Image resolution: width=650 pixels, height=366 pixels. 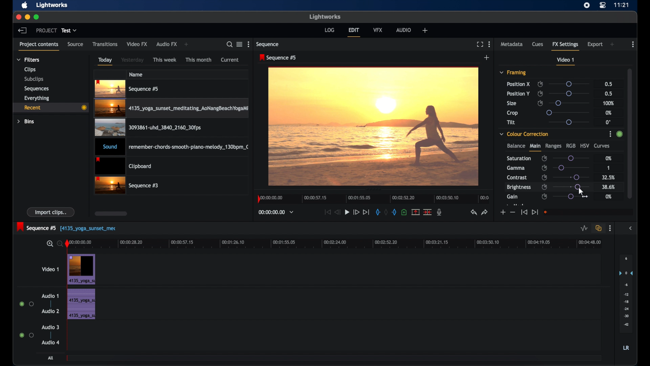 What do you see at coordinates (535, 212) in the screenshot?
I see `jump to end` at bounding box center [535, 212].